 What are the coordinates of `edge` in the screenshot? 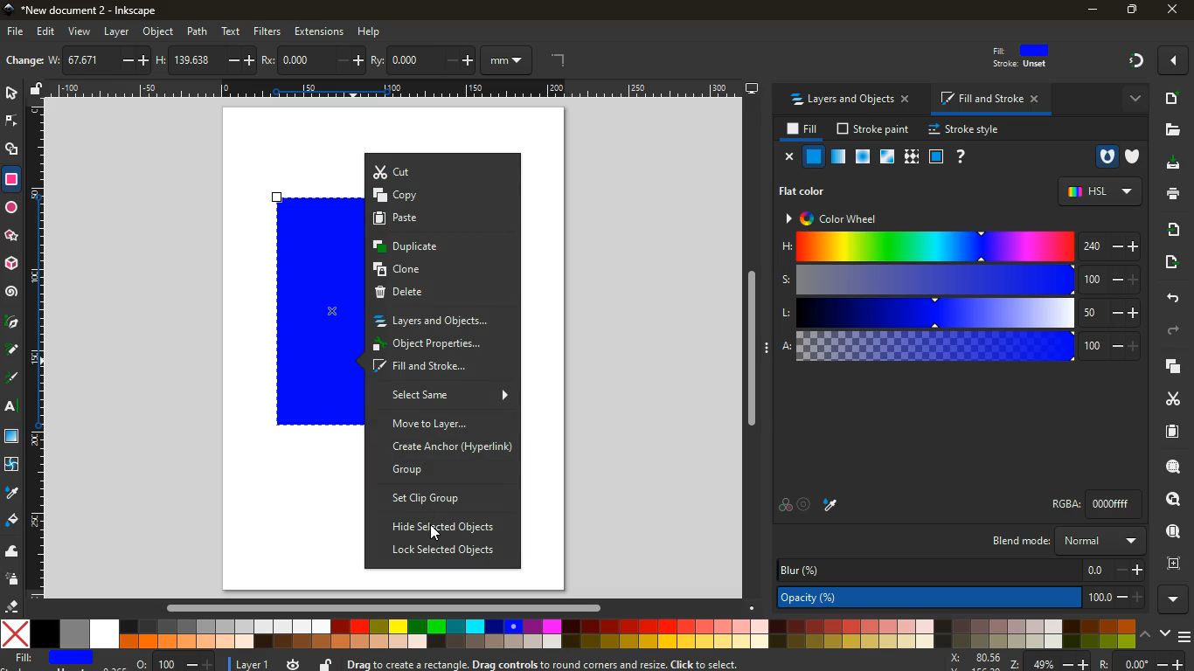 It's located at (12, 124).